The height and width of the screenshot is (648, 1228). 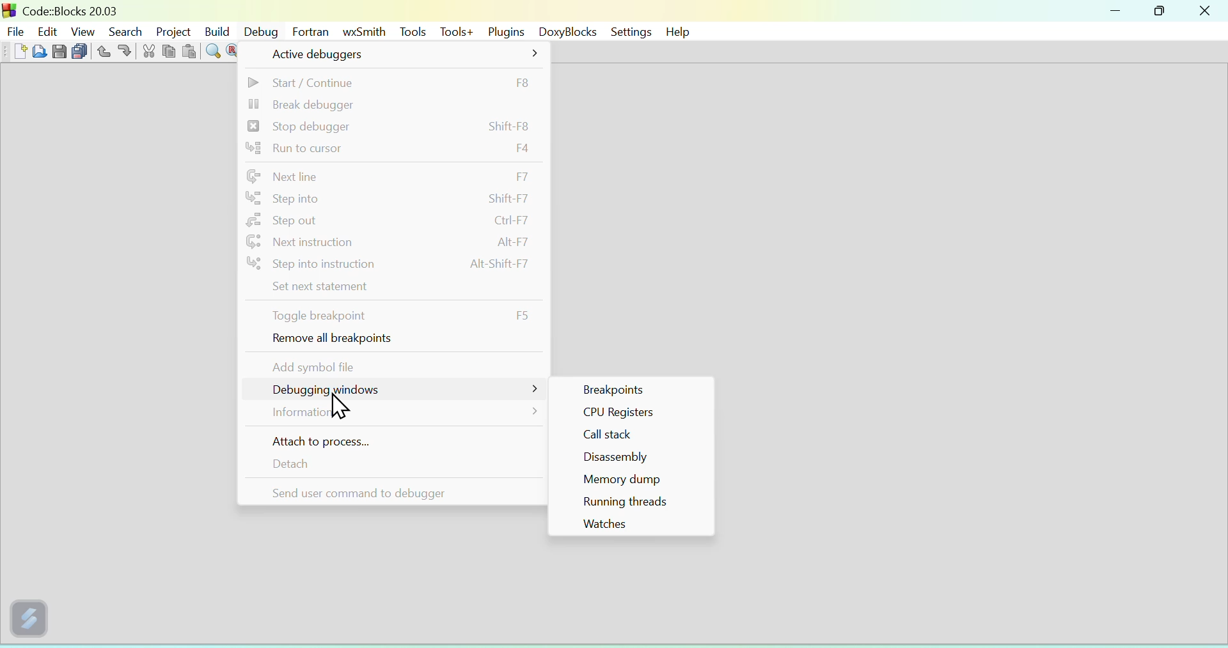 What do you see at coordinates (390, 341) in the screenshot?
I see `remove all breakpoints` at bounding box center [390, 341].